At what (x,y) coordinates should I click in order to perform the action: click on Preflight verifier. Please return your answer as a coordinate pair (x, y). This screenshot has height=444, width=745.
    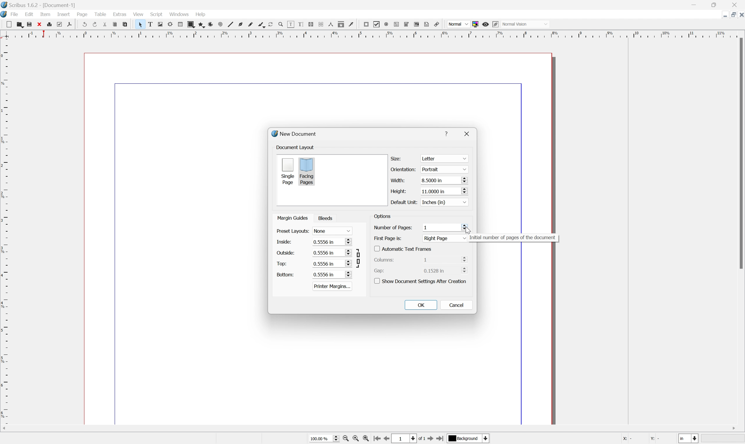
    Looking at the image, I should click on (62, 24).